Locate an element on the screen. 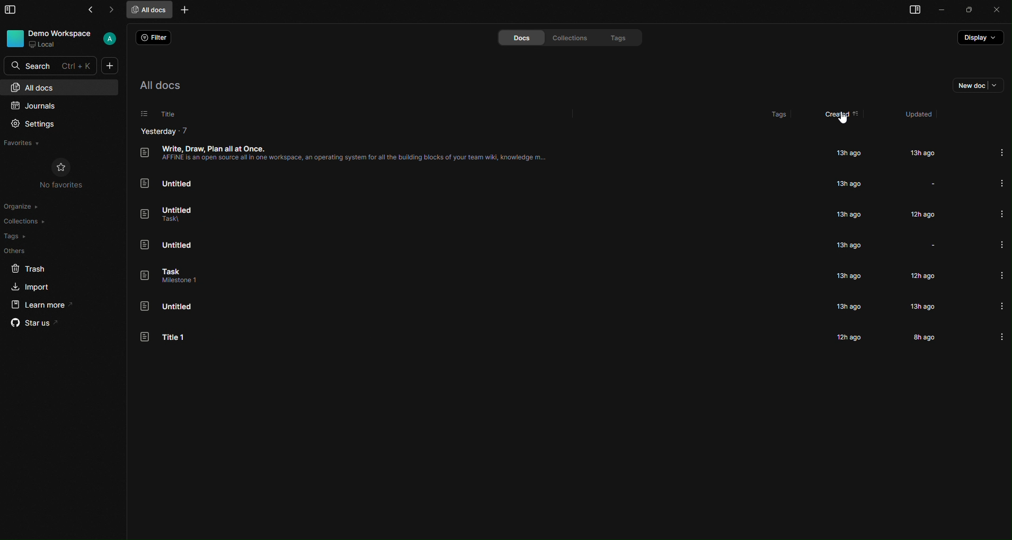  Untitled is located at coordinates (166, 276).